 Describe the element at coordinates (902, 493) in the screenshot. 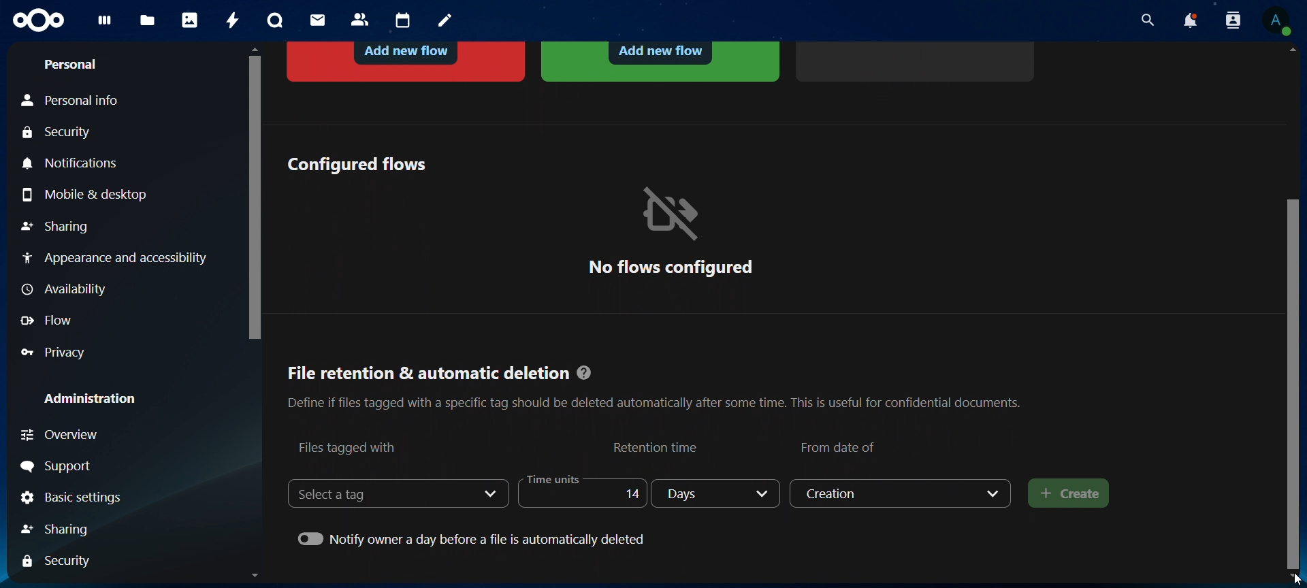

I see `creation` at that location.